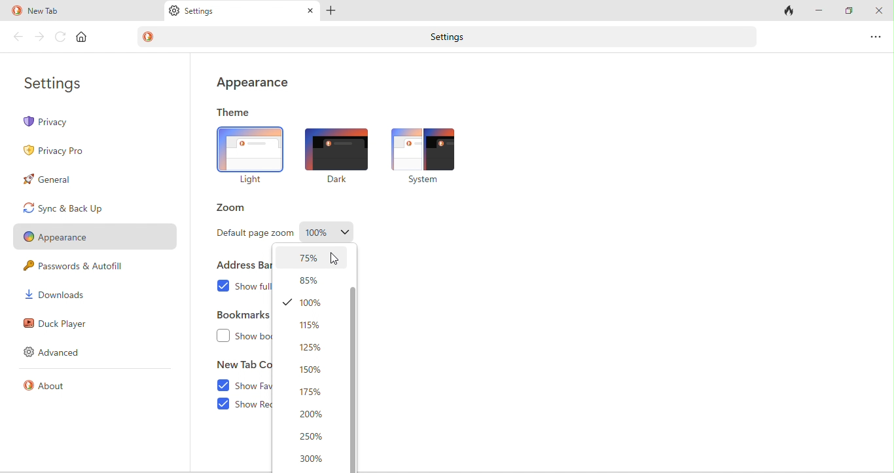  I want to click on 100%, so click(308, 303).